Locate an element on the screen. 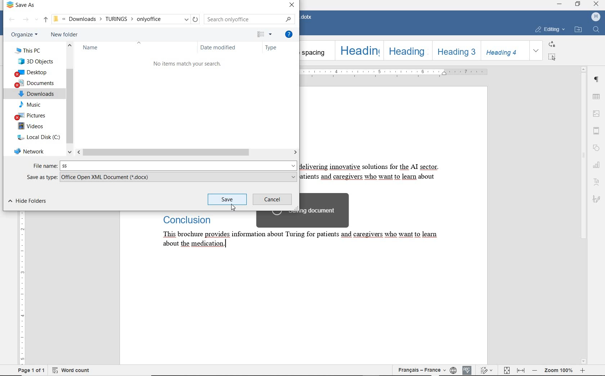 The width and height of the screenshot is (605, 376). LOCAL DISK (C) is located at coordinates (38, 137).